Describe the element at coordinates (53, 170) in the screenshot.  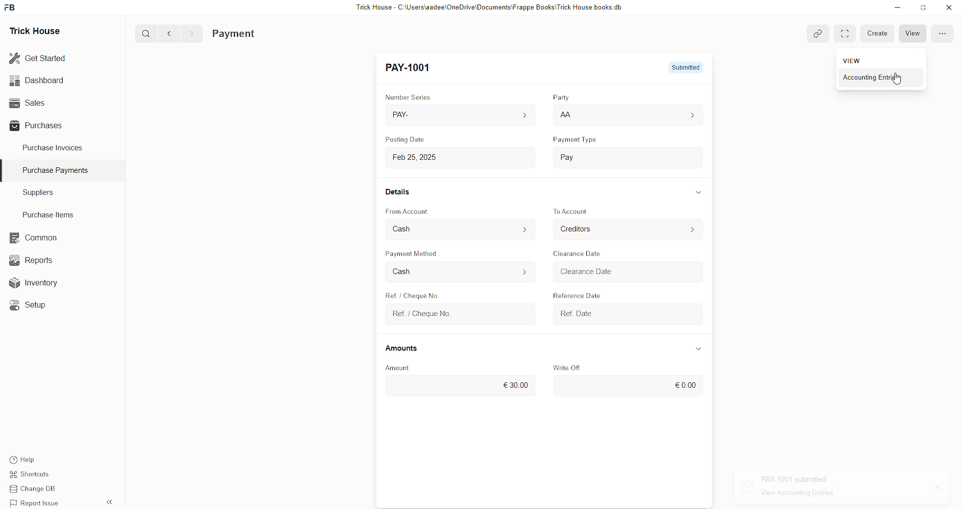
I see `Purchase PaymenTS` at that location.